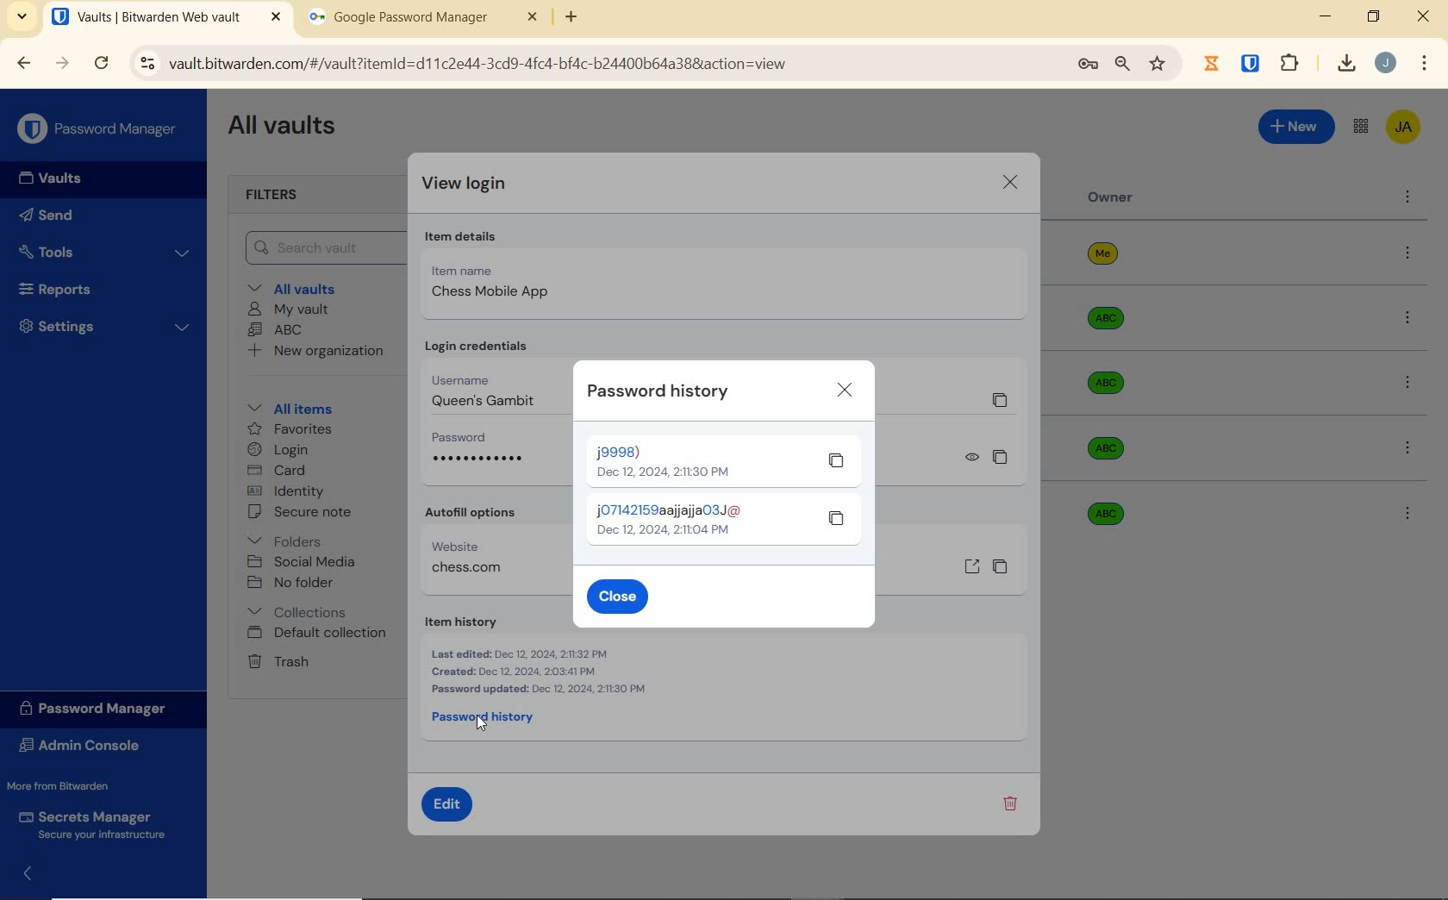 This screenshot has height=900, width=1448. Describe the element at coordinates (658, 391) in the screenshot. I see `Password history` at that location.